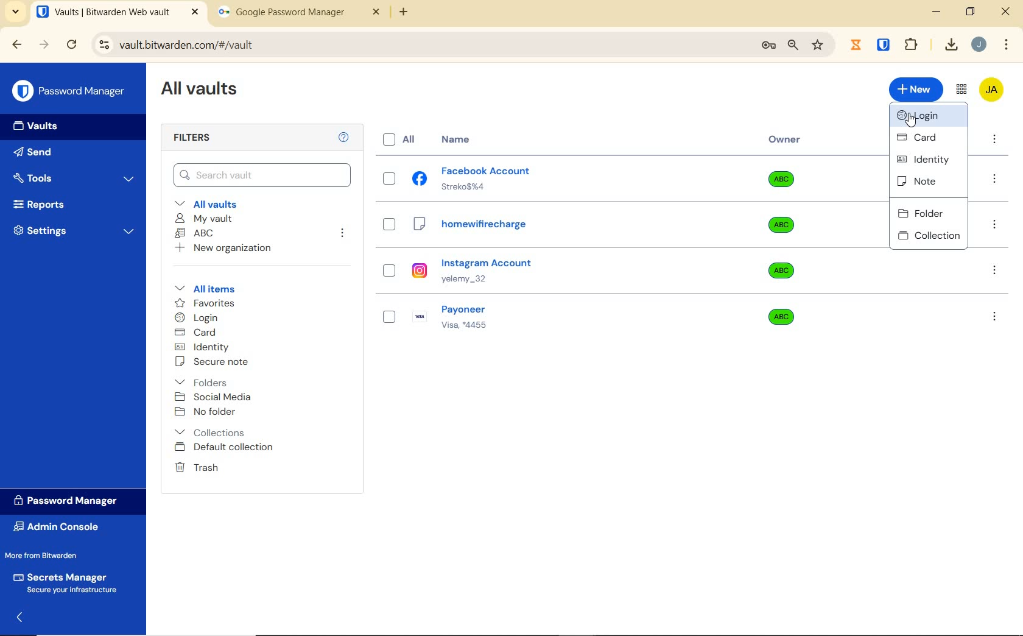 The width and height of the screenshot is (1023, 636). Describe the element at coordinates (951, 44) in the screenshot. I see `download` at that location.